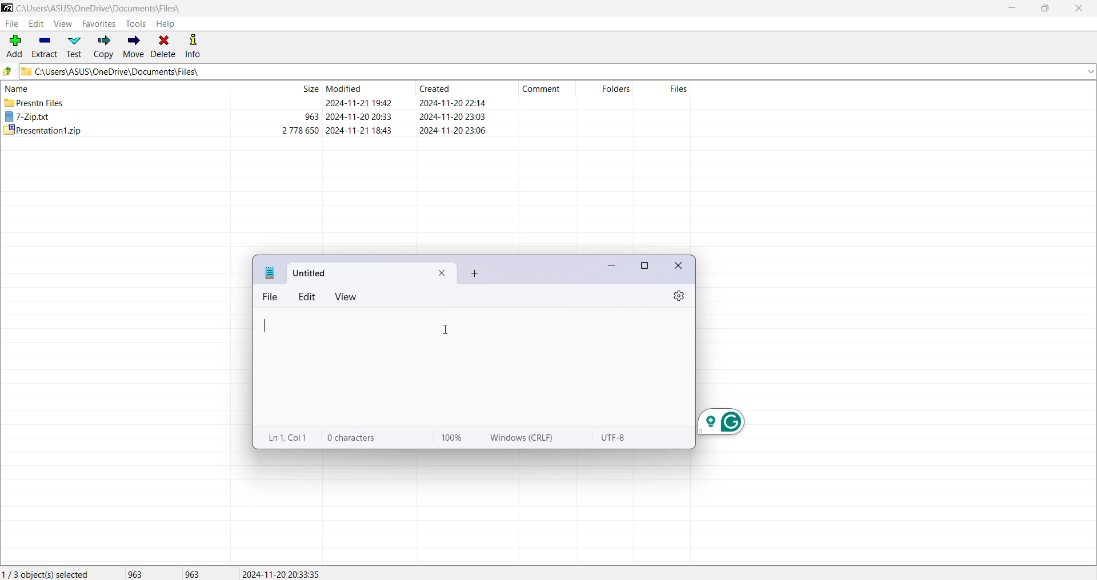 This screenshot has height=580, width=1097. I want to click on Minimize, so click(1013, 9).